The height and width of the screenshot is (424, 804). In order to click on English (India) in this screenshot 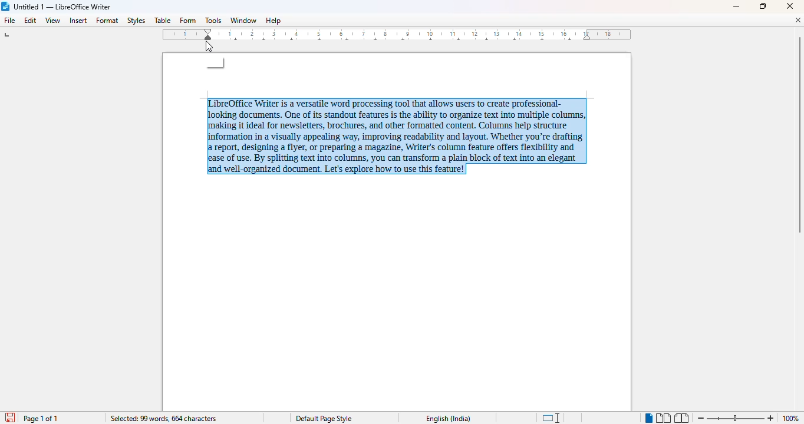, I will do `click(452, 419)`.